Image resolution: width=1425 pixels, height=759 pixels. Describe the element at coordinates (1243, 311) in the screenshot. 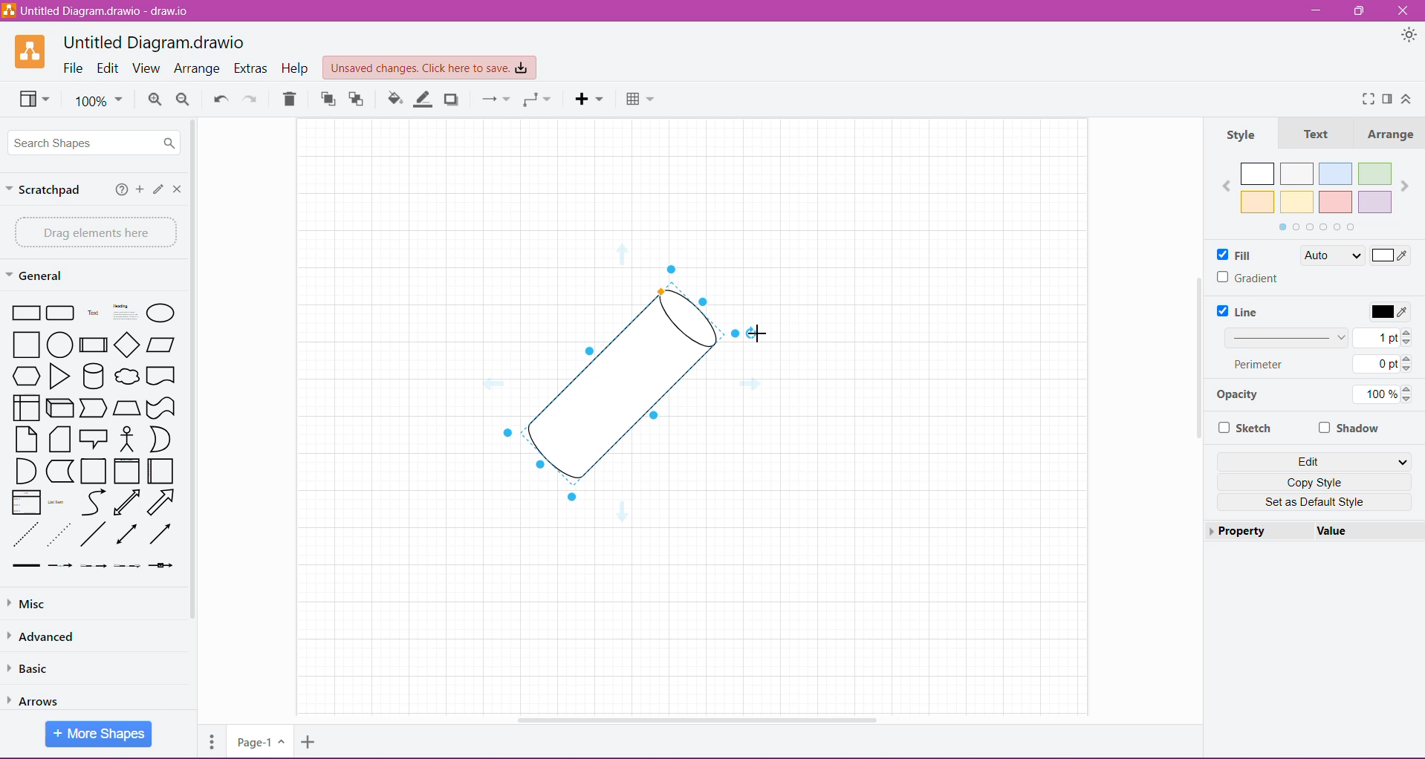

I see `Line - click to enable/disable` at that location.